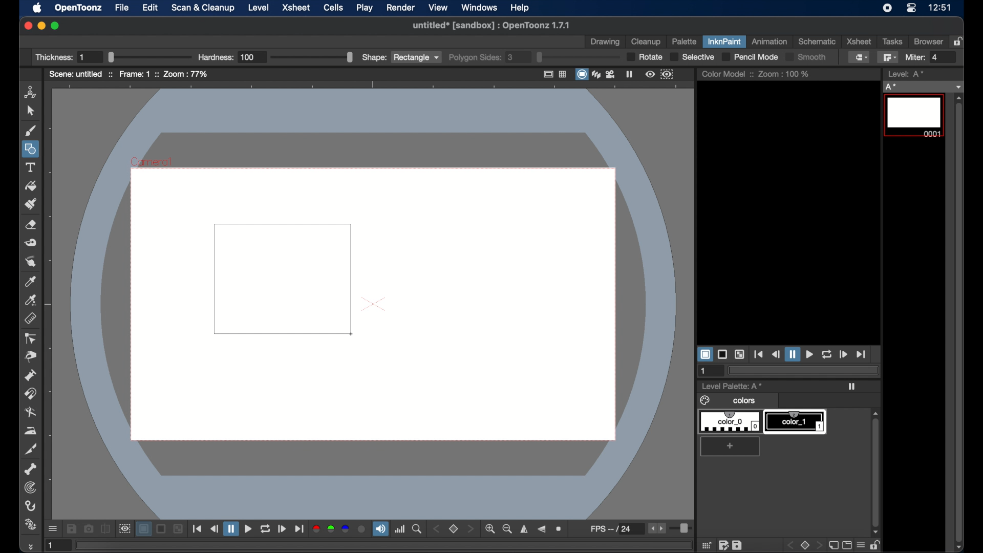 This screenshot has height=553, width=983. What do you see at coordinates (962, 547) in the screenshot?
I see `scroll down arrow` at bounding box center [962, 547].